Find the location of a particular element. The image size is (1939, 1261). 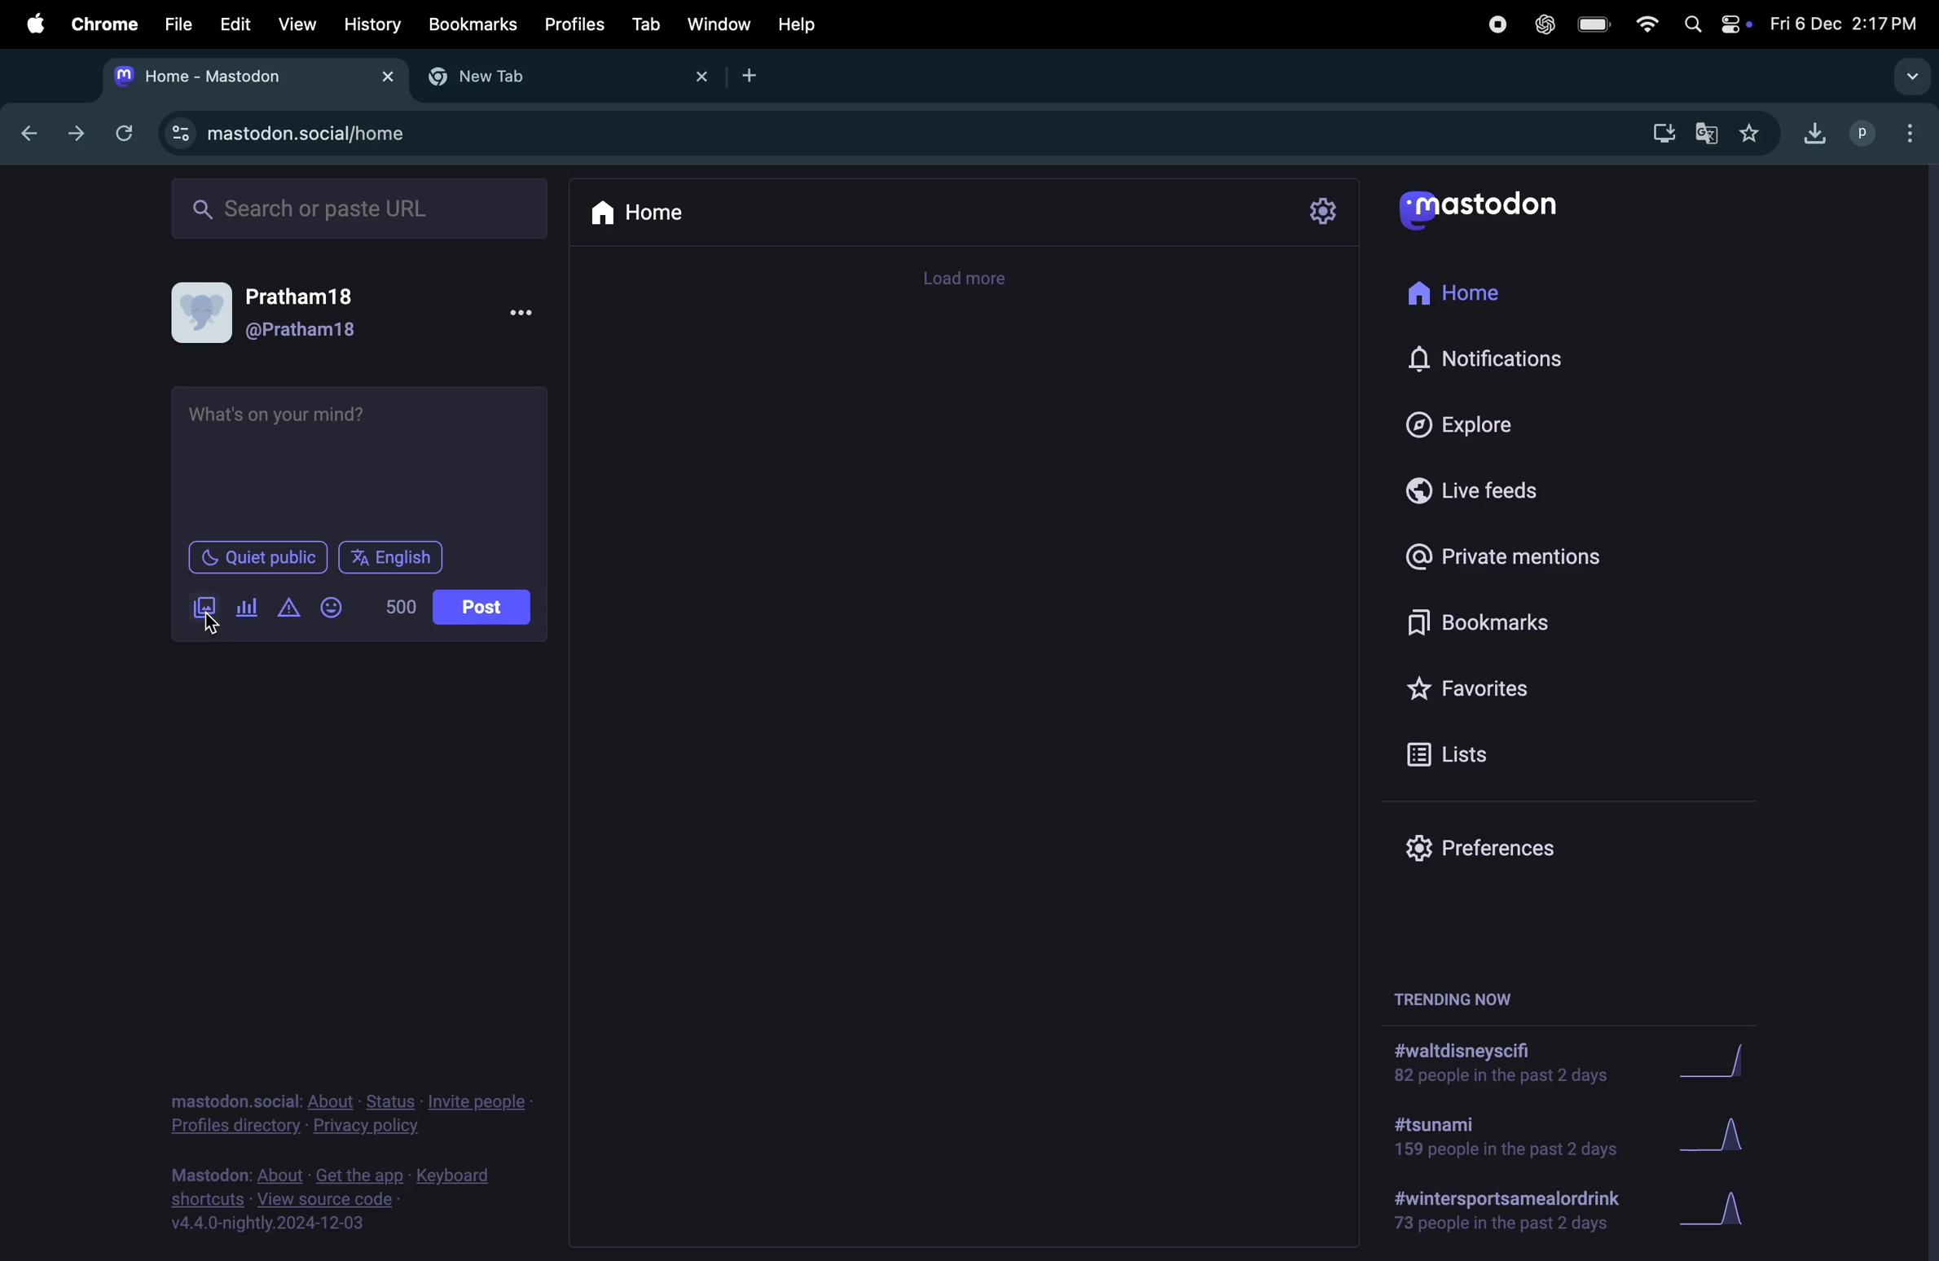

mastodon app is located at coordinates (1497, 214).